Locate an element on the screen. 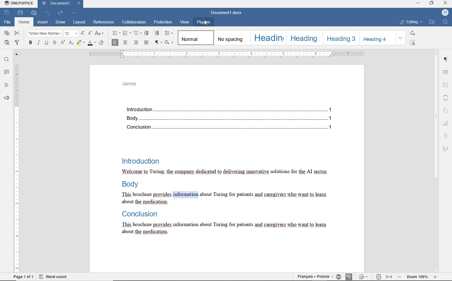 This screenshot has height=281, width=452. Introduction is located at coordinates (140, 160).